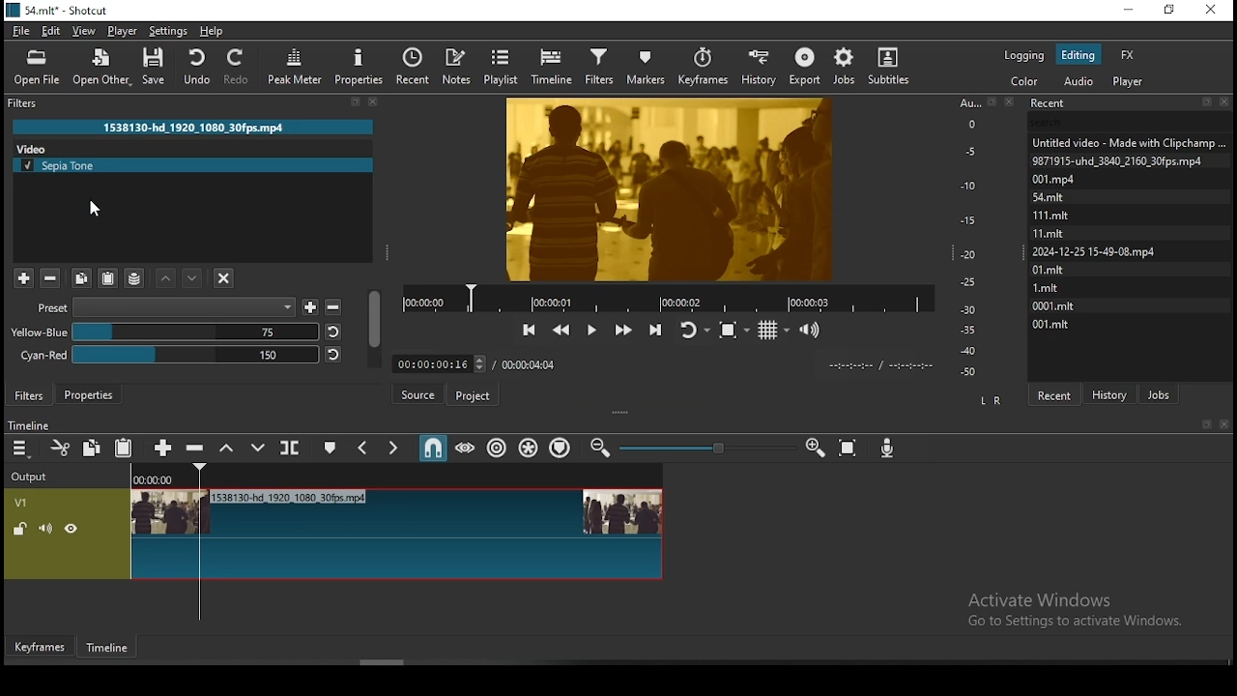 The image size is (1237, 696). What do you see at coordinates (41, 648) in the screenshot?
I see `keyframe` at bounding box center [41, 648].